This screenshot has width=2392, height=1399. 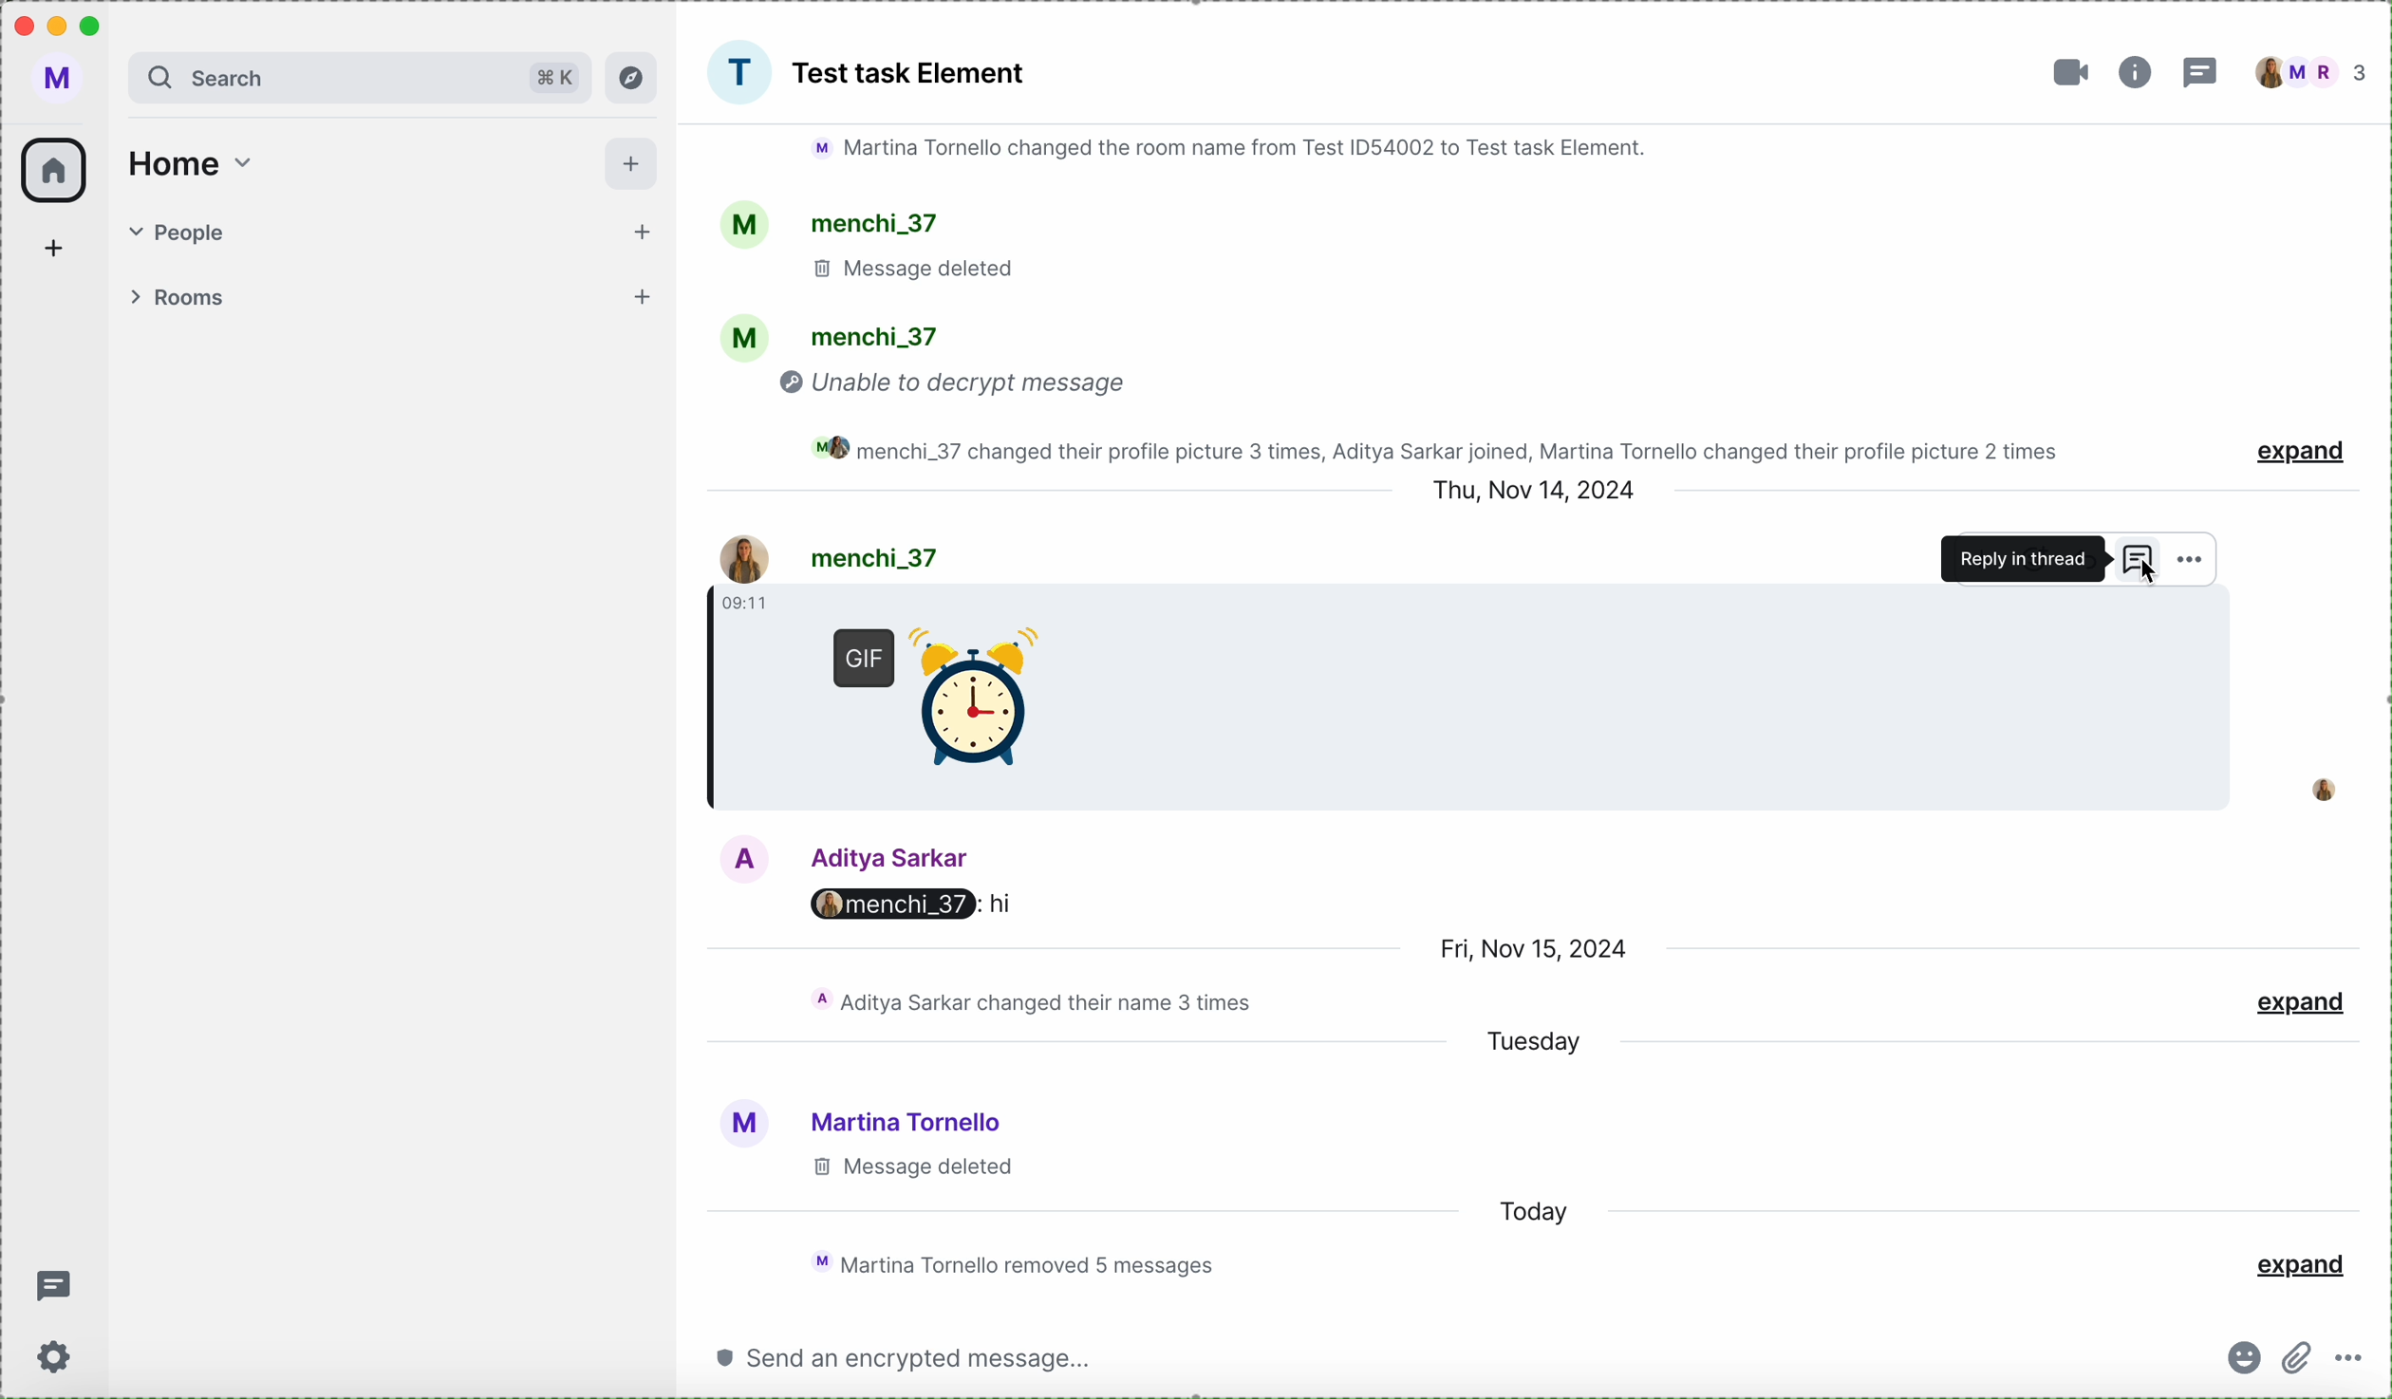 What do you see at coordinates (912, 74) in the screenshot?
I see `Test Task Element` at bounding box center [912, 74].